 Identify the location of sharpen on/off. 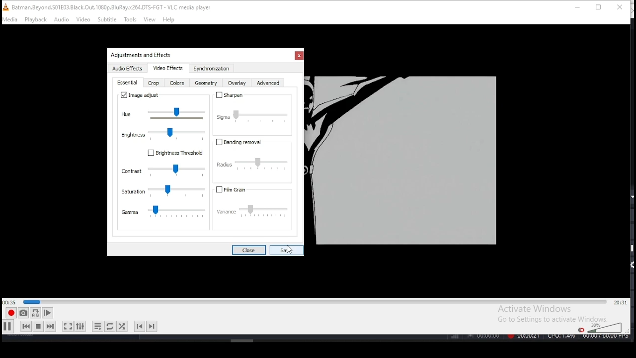
(229, 95).